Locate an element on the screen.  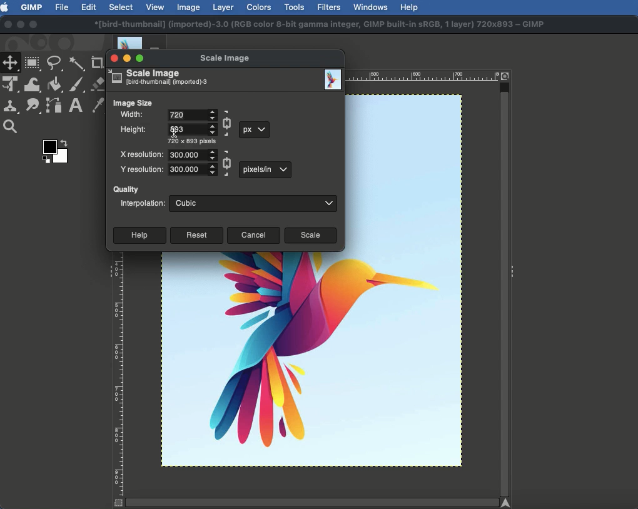
Edit is located at coordinates (88, 7).